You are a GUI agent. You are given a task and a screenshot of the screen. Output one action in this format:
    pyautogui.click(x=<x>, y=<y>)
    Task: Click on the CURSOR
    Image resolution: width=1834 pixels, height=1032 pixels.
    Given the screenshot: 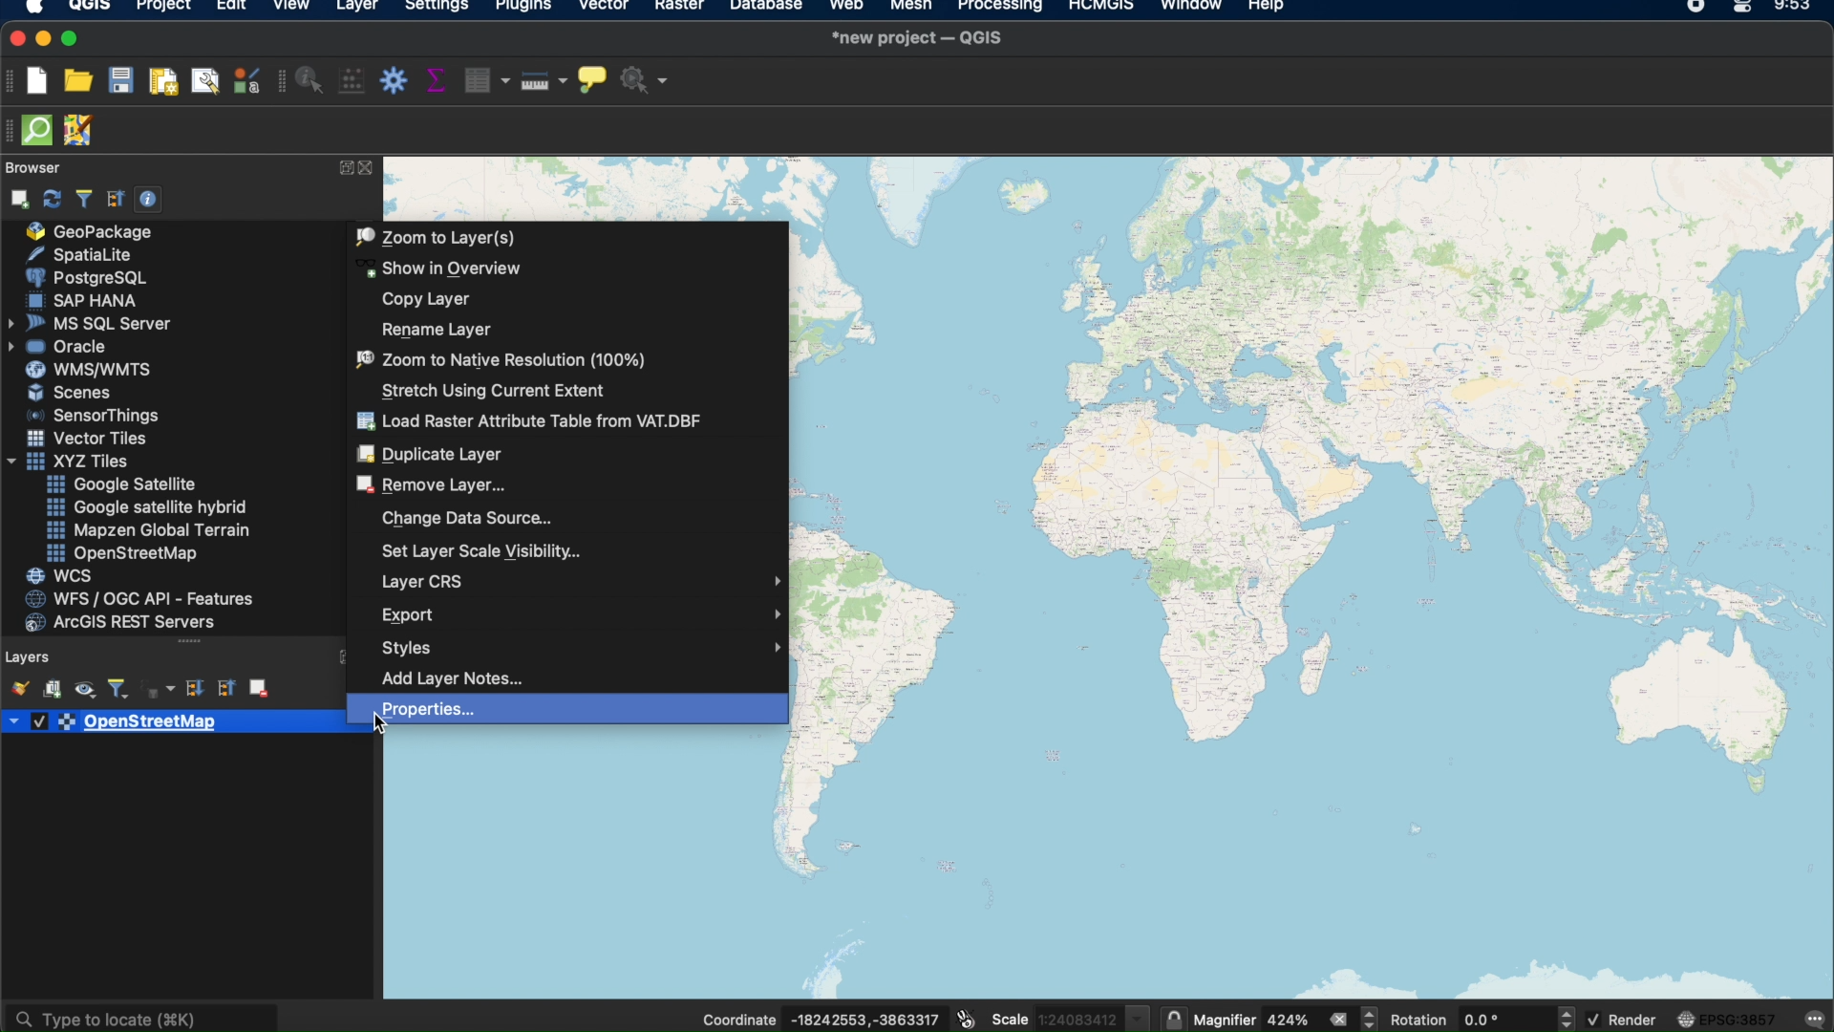 What is the action you would take?
    pyautogui.click(x=386, y=727)
    